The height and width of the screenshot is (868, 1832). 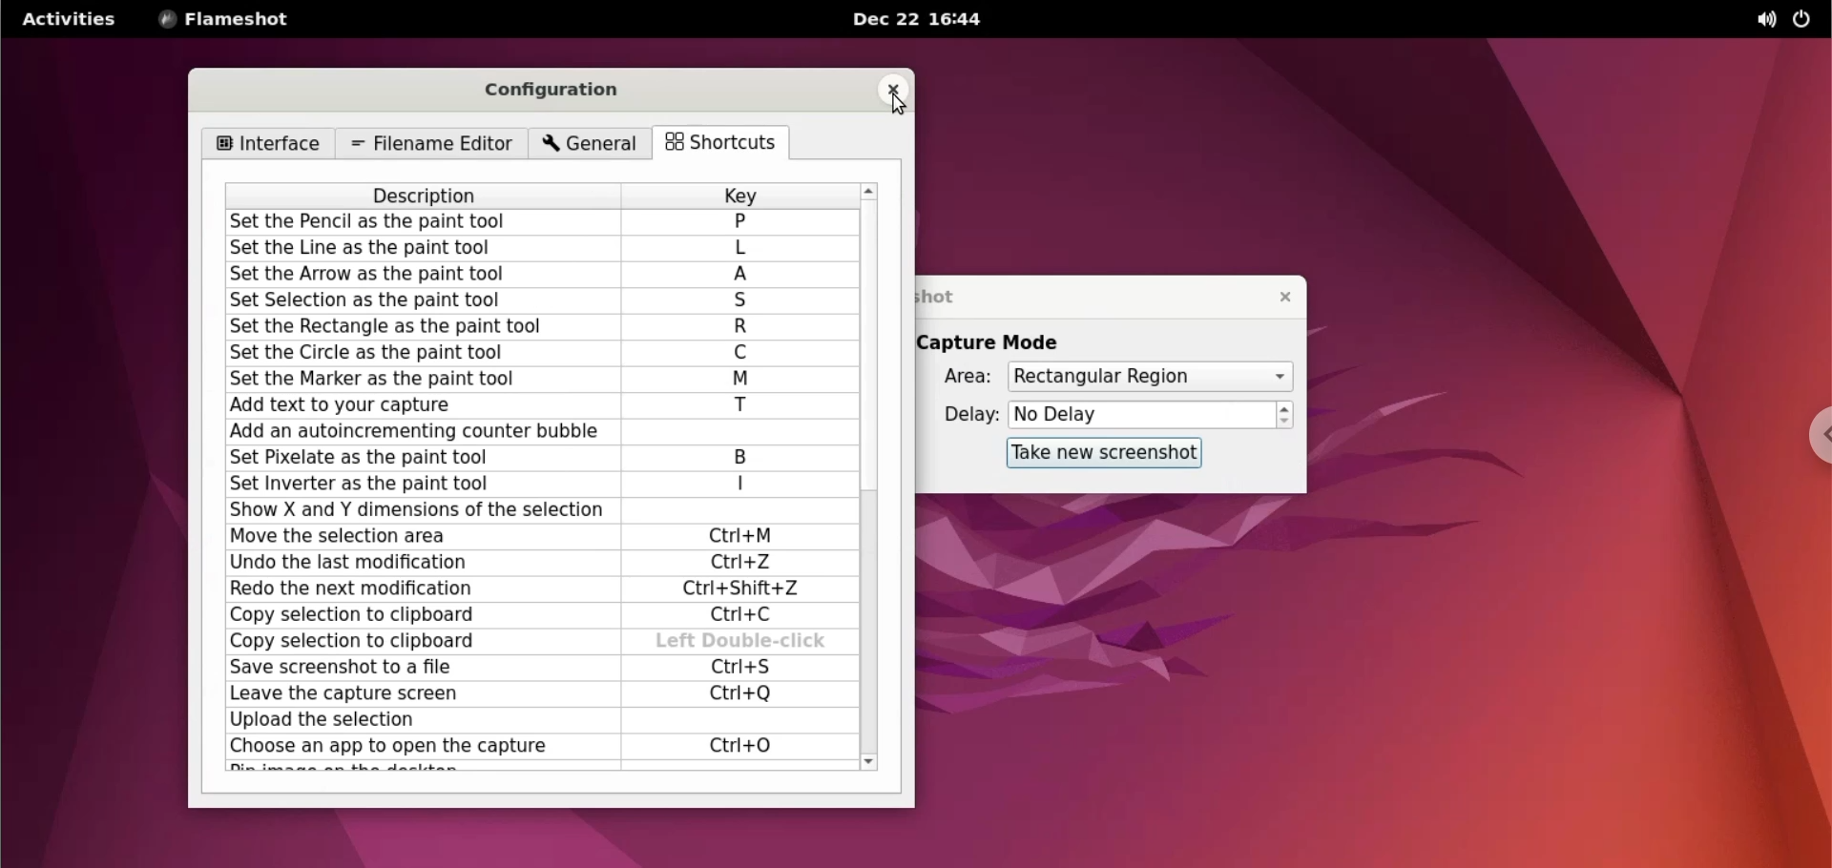 What do you see at coordinates (751, 457) in the screenshot?
I see `B` at bounding box center [751, 457].